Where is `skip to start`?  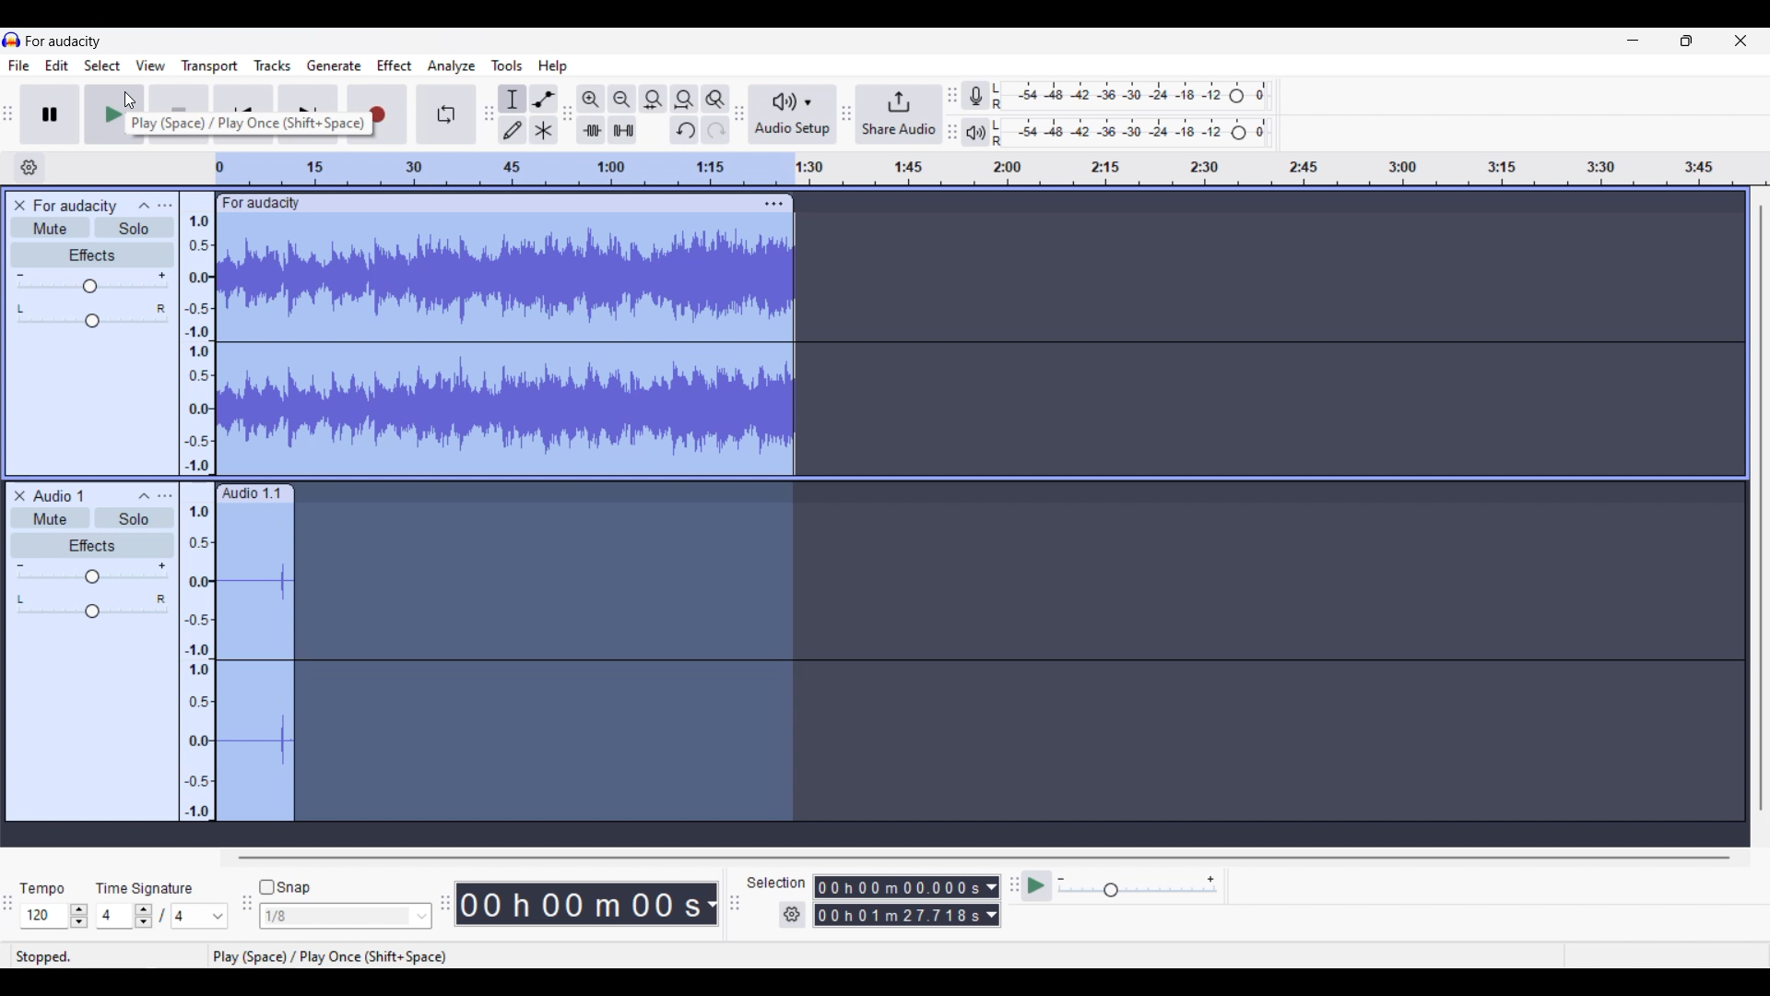 skip to start is located at coordinates (246, 113).